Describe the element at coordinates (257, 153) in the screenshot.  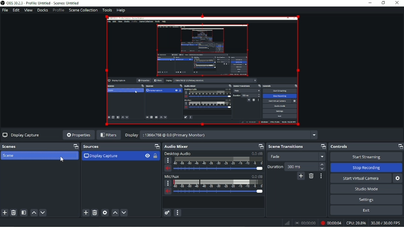
I see `0.0 dB` at that location.